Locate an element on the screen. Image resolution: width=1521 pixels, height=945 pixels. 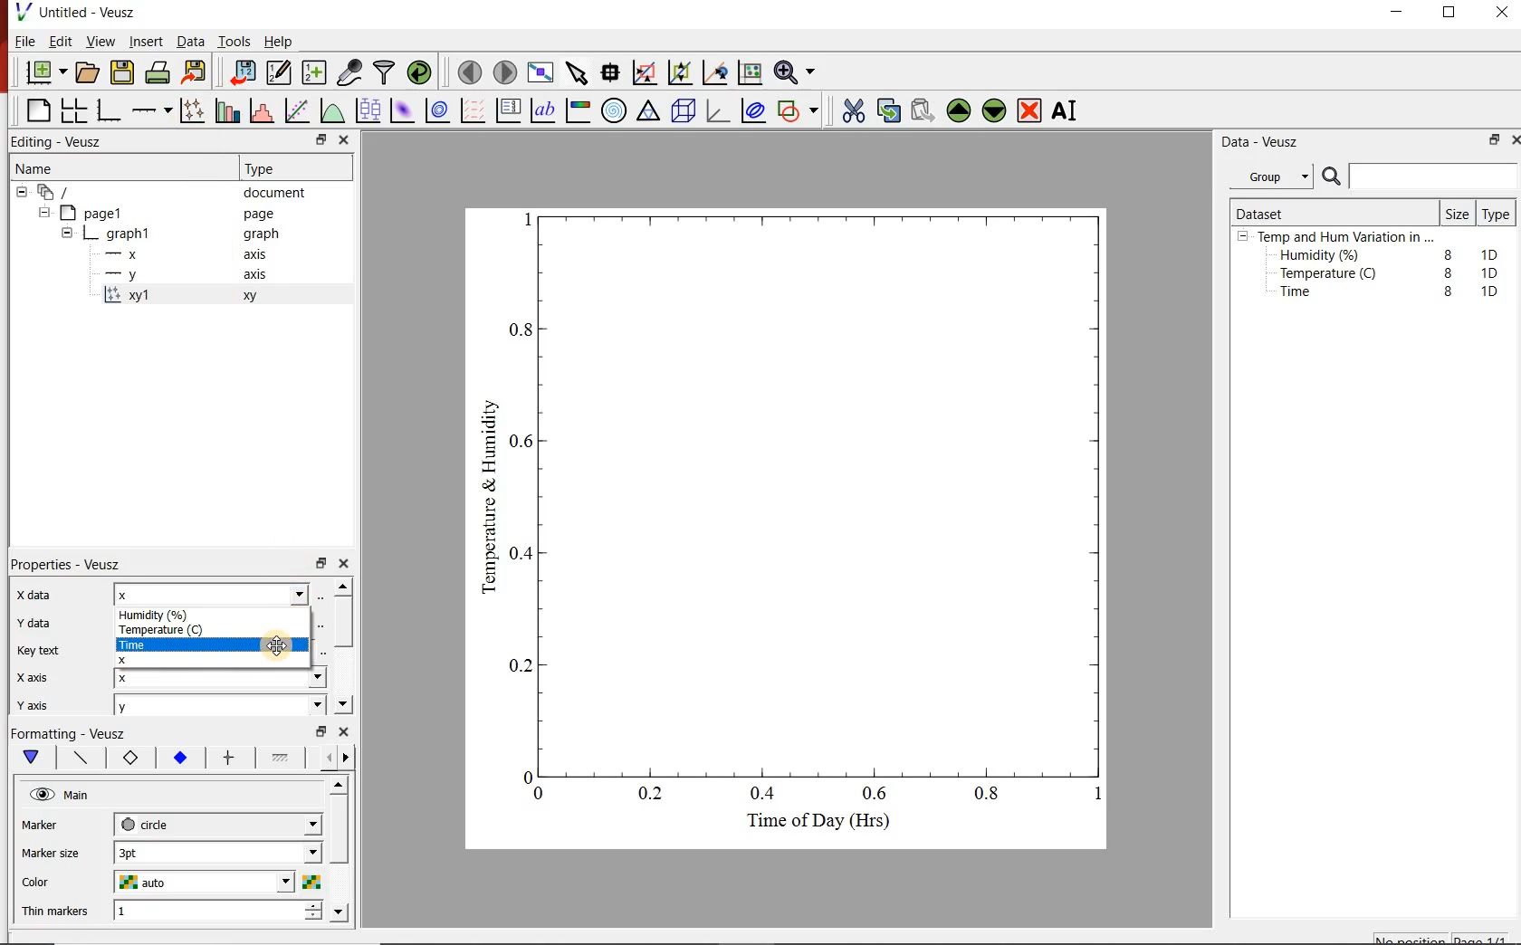
add a shape to the plot is located at coordinates (802, 113).